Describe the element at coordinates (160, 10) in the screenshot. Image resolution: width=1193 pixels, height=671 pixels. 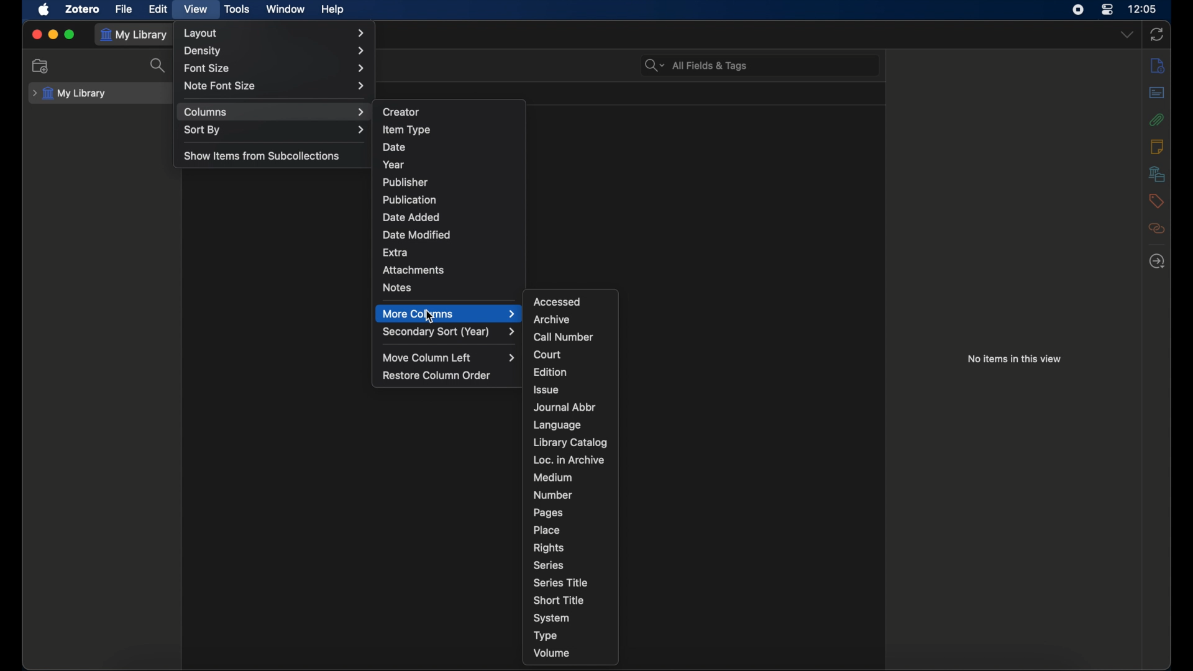
I see `edit` at that location.